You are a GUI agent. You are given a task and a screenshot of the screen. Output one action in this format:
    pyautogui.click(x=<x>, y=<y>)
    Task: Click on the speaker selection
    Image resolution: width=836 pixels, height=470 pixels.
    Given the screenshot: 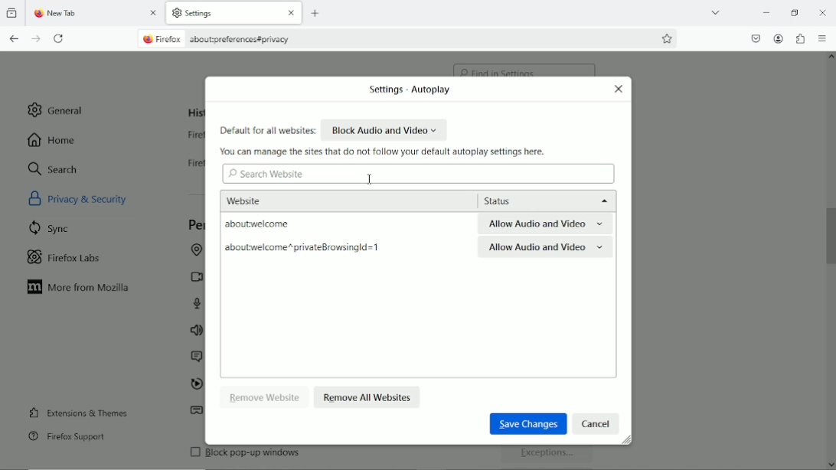 What is the action you would take?
    pyautogui.click(x=196, y=331)
    